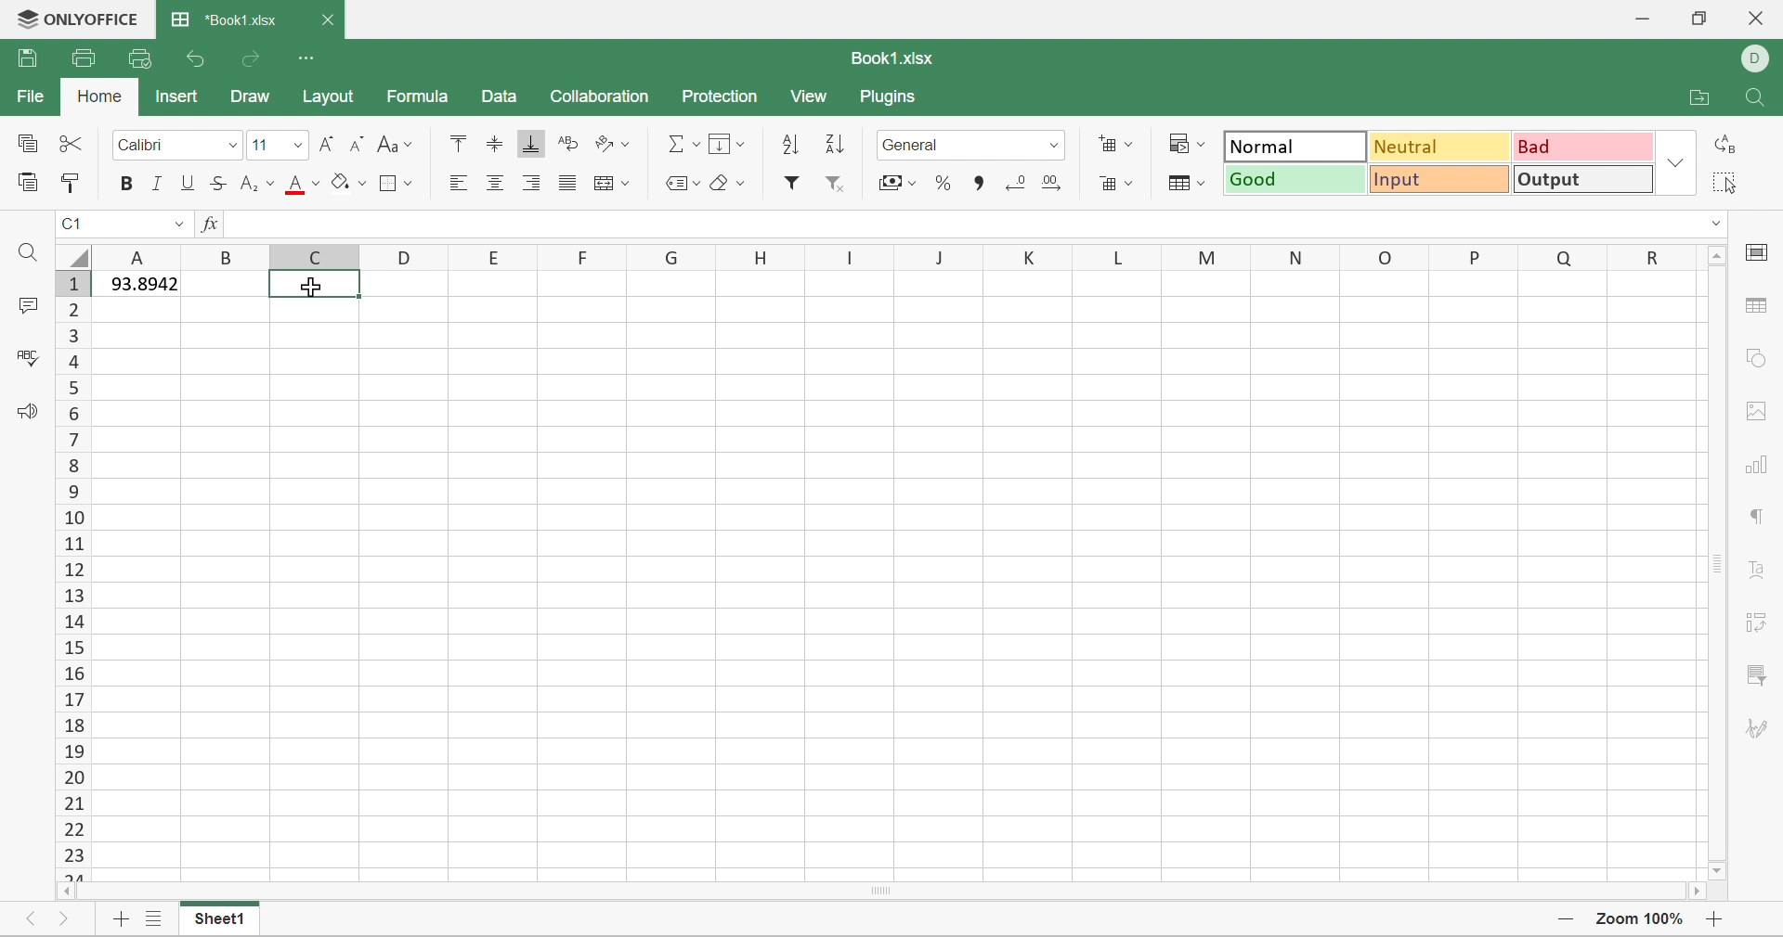 This screenshot has width=1783, height=937. What do you see at coordinates (215, 921) in the screenshot?
I see `Sheet1` at bounding box center [215, 921].